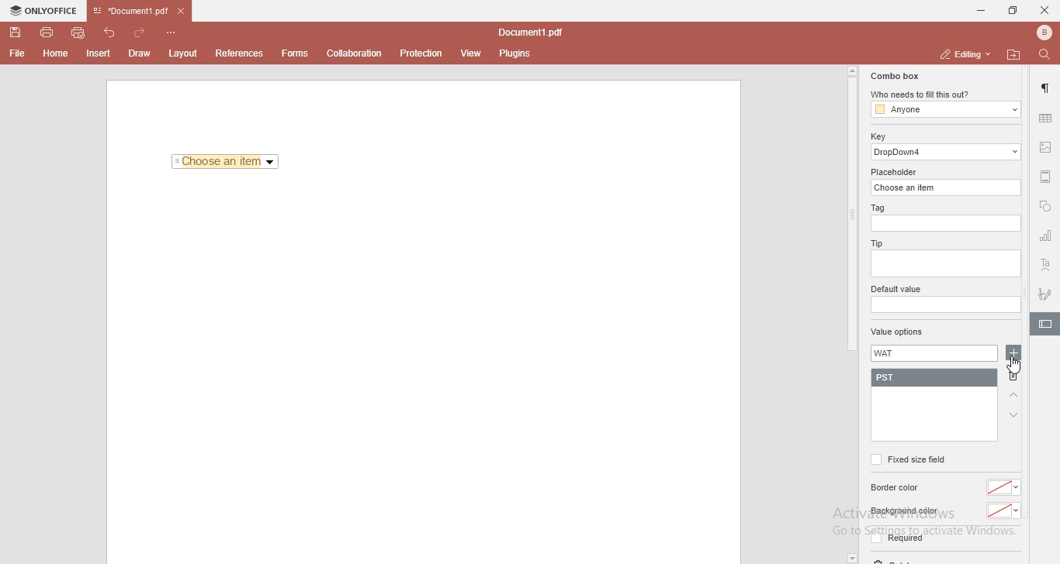 The width and height of the screenshot is (1060, 564). Describe the element at coordinates (143, 53) in the screenshot. I see `Draw` at that location.